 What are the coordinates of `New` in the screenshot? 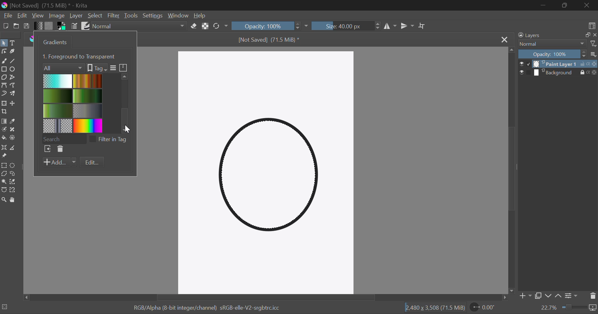 It's located at (5, 26).